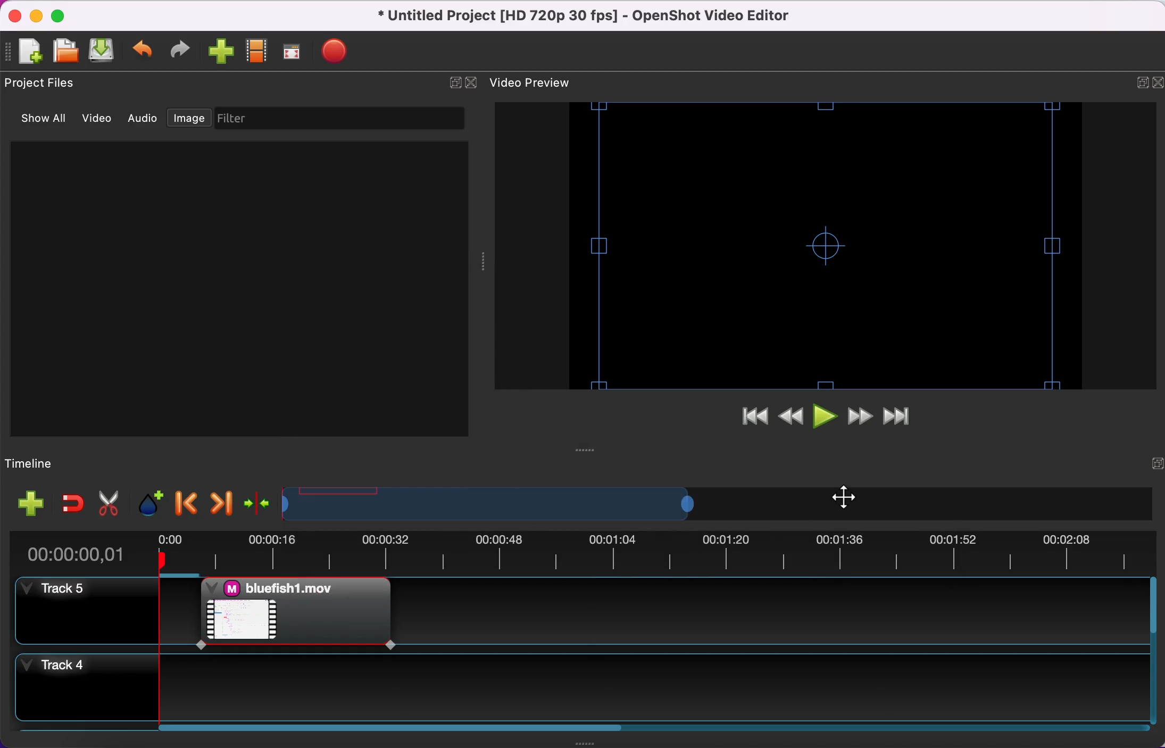  Describe the element at coordinates (847, 497) in the screenshot. I see `Cursor` at that location.